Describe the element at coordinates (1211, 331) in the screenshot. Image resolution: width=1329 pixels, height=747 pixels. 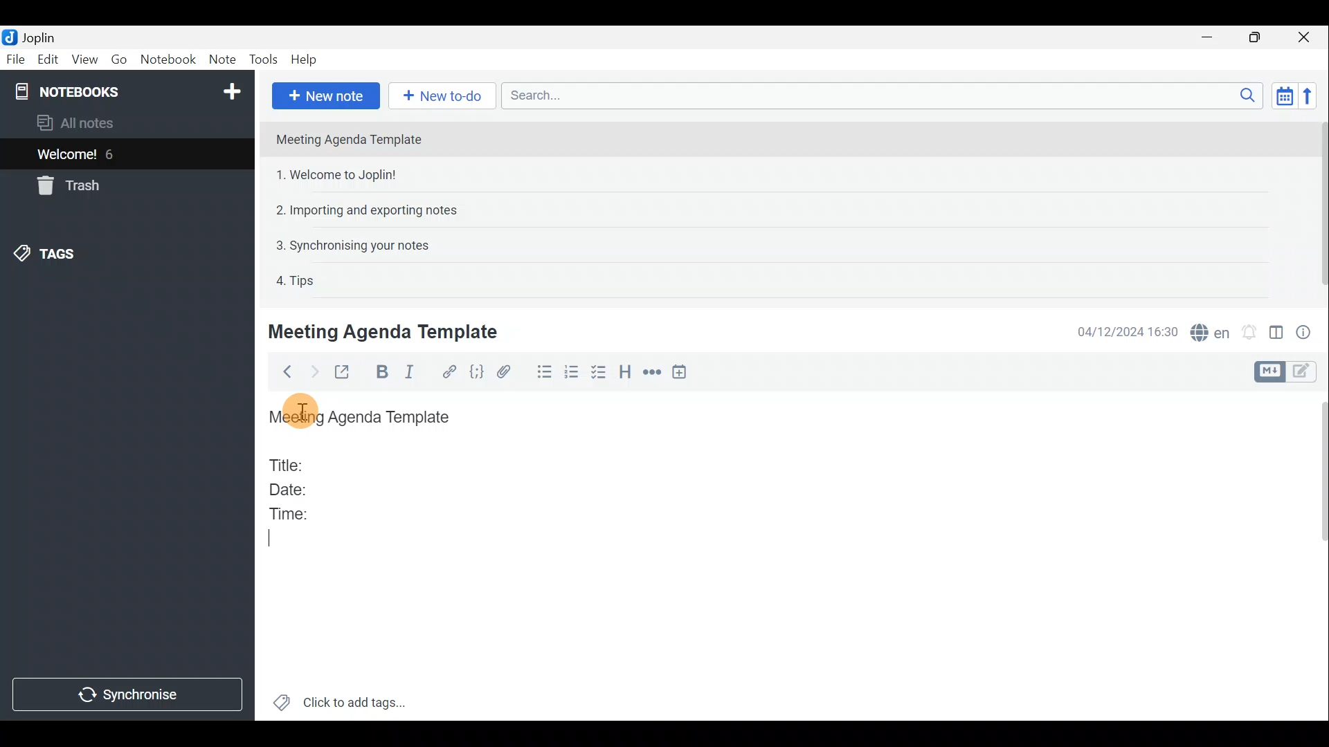
I see `Spell checker` at that location.